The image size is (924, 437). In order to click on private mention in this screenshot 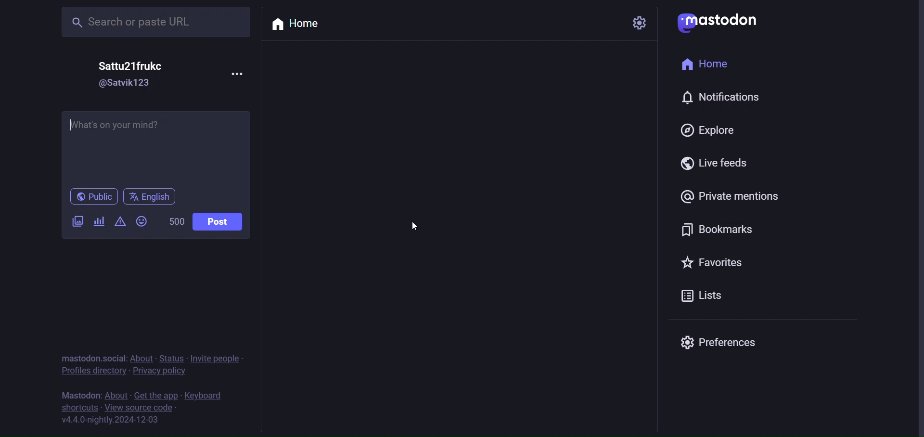, I will do `click(727, 195)`.